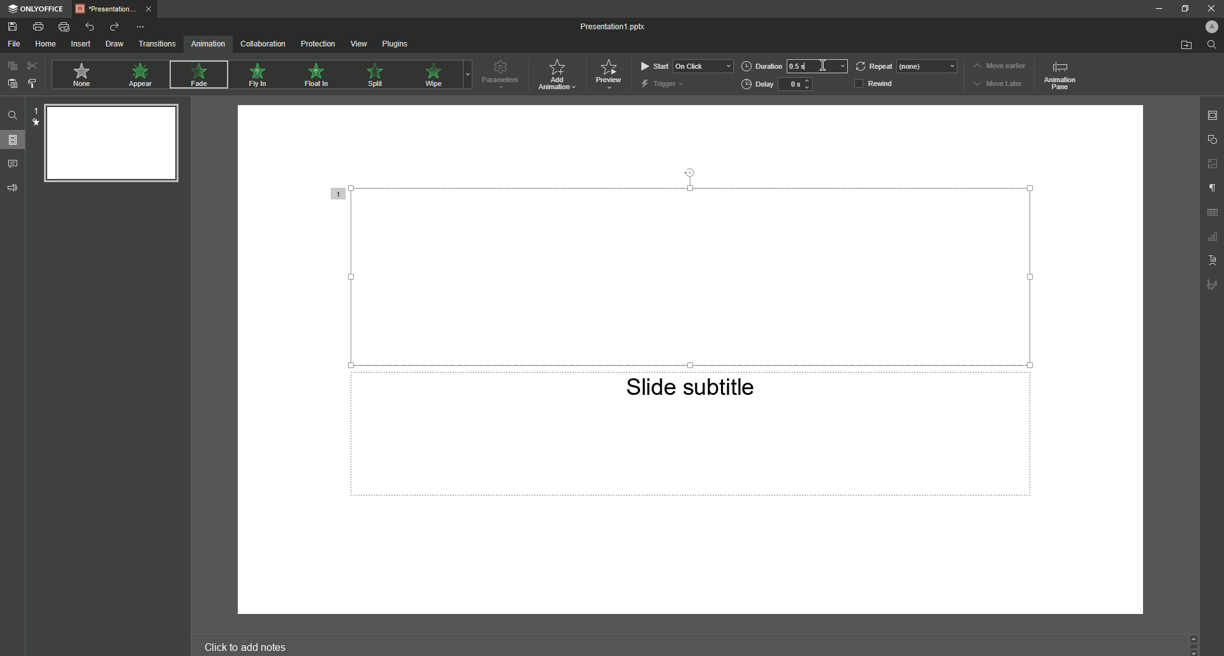  I want to click on Fade, so click(197, 76).